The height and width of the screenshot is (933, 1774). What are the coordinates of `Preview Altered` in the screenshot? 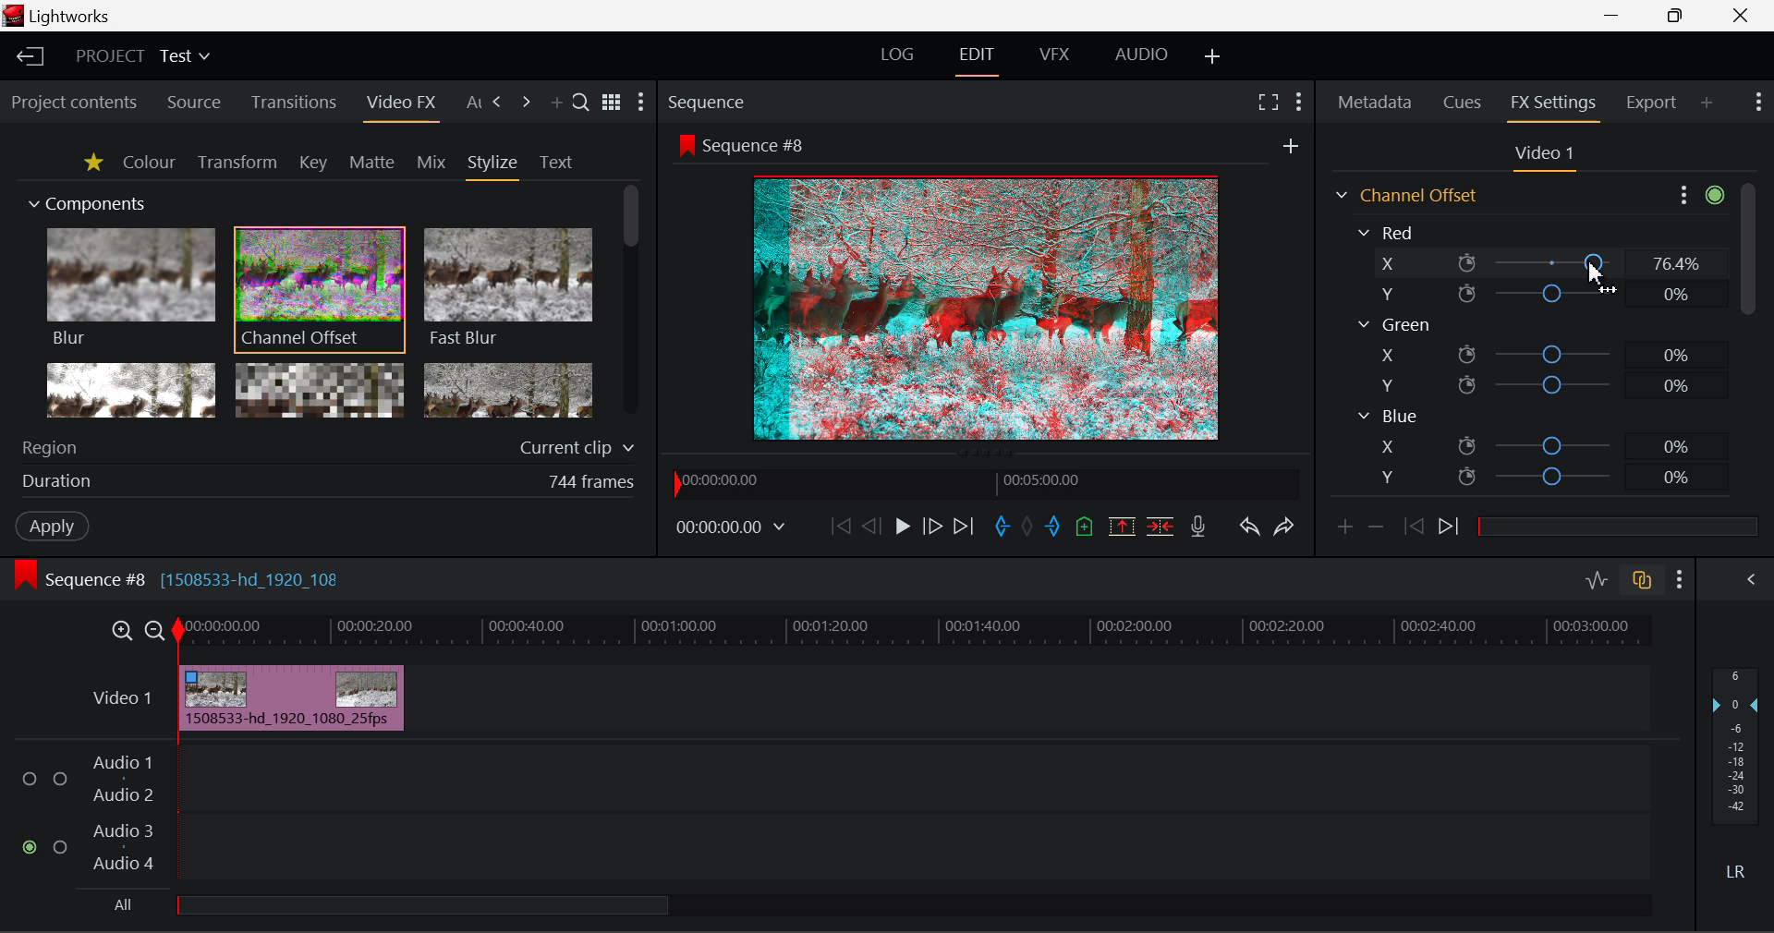 It's located at (989, 305).